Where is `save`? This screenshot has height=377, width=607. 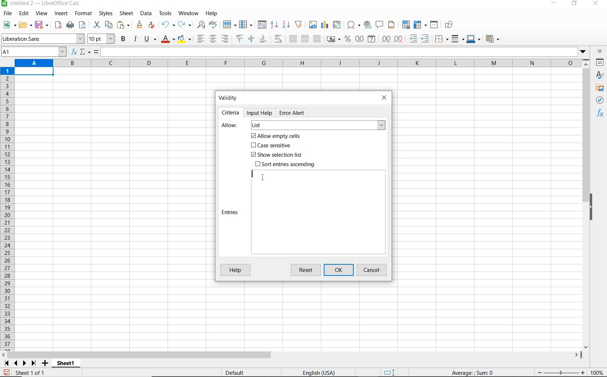
save is located at coordinates (7, 373).